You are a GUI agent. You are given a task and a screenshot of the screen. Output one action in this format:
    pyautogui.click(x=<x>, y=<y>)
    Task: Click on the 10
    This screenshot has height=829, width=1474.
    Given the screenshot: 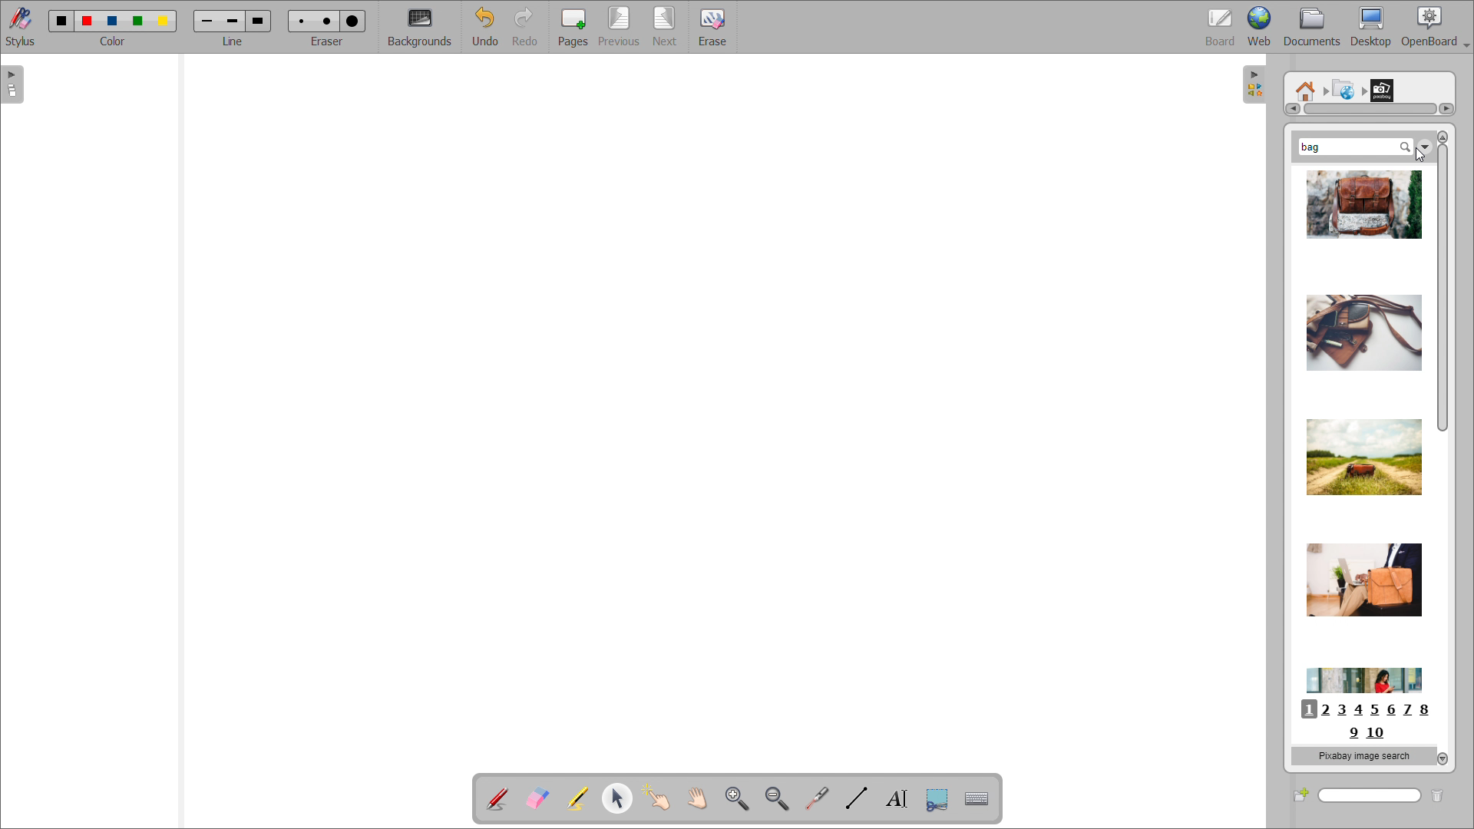 What is the action you would take?
    pyautogui.click(x=1377, y=732)
    